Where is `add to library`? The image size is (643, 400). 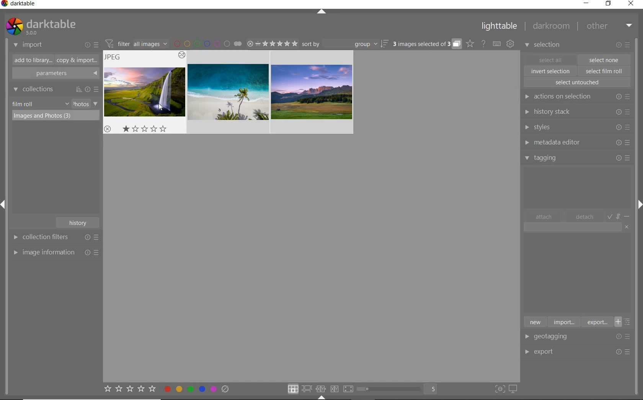 add to library is located at coordinates (31, 60).